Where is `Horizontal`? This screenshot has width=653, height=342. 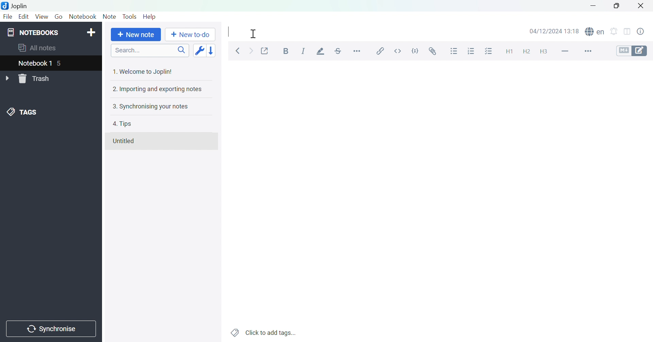 Horizontal is located at coordinates (358, 51).